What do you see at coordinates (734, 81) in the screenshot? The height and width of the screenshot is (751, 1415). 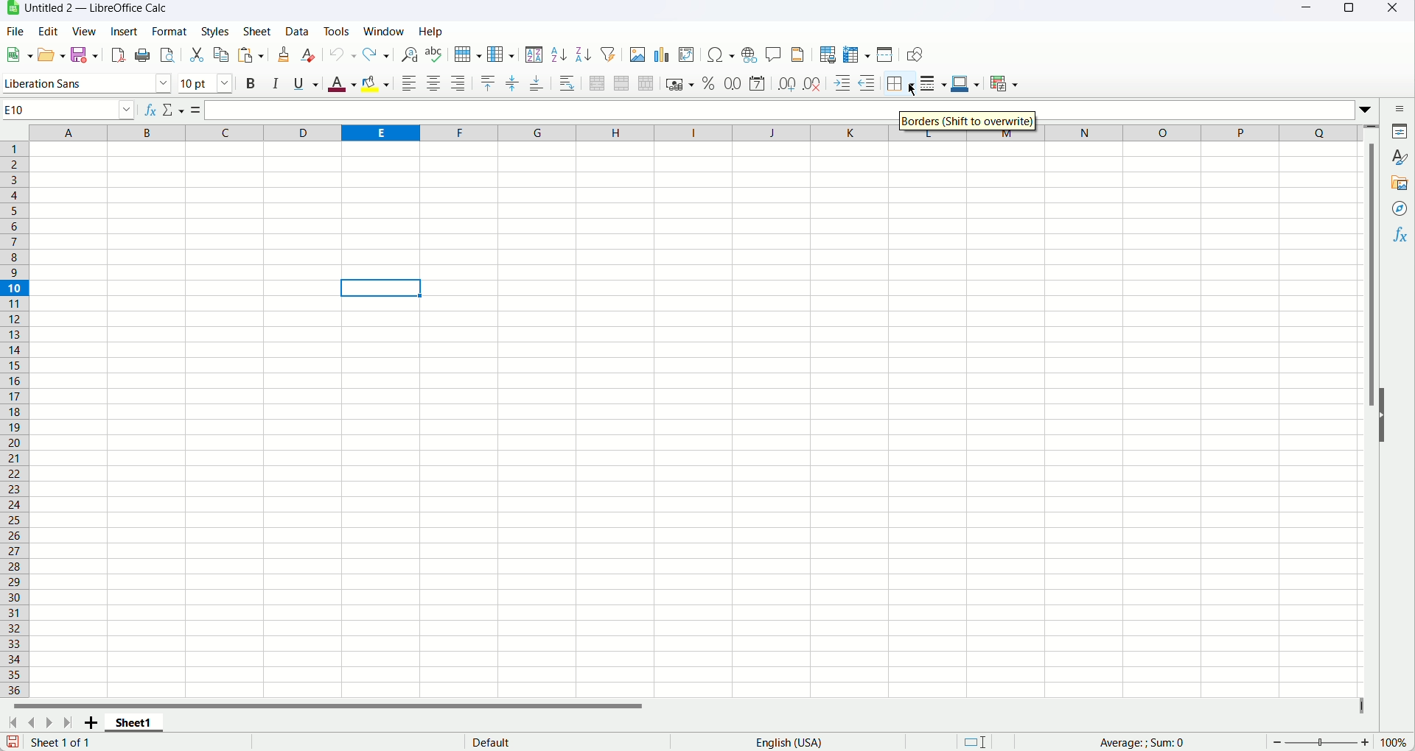 I see `Format as number` at bounding box center [734, 81].